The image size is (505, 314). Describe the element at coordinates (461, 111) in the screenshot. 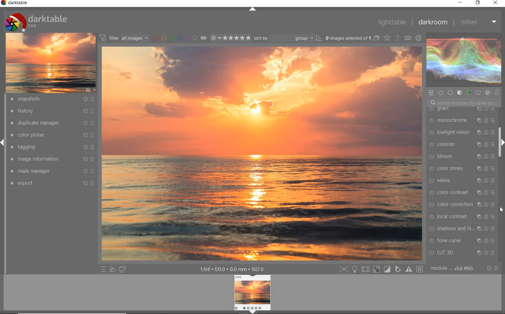

I see `grain` at that location.